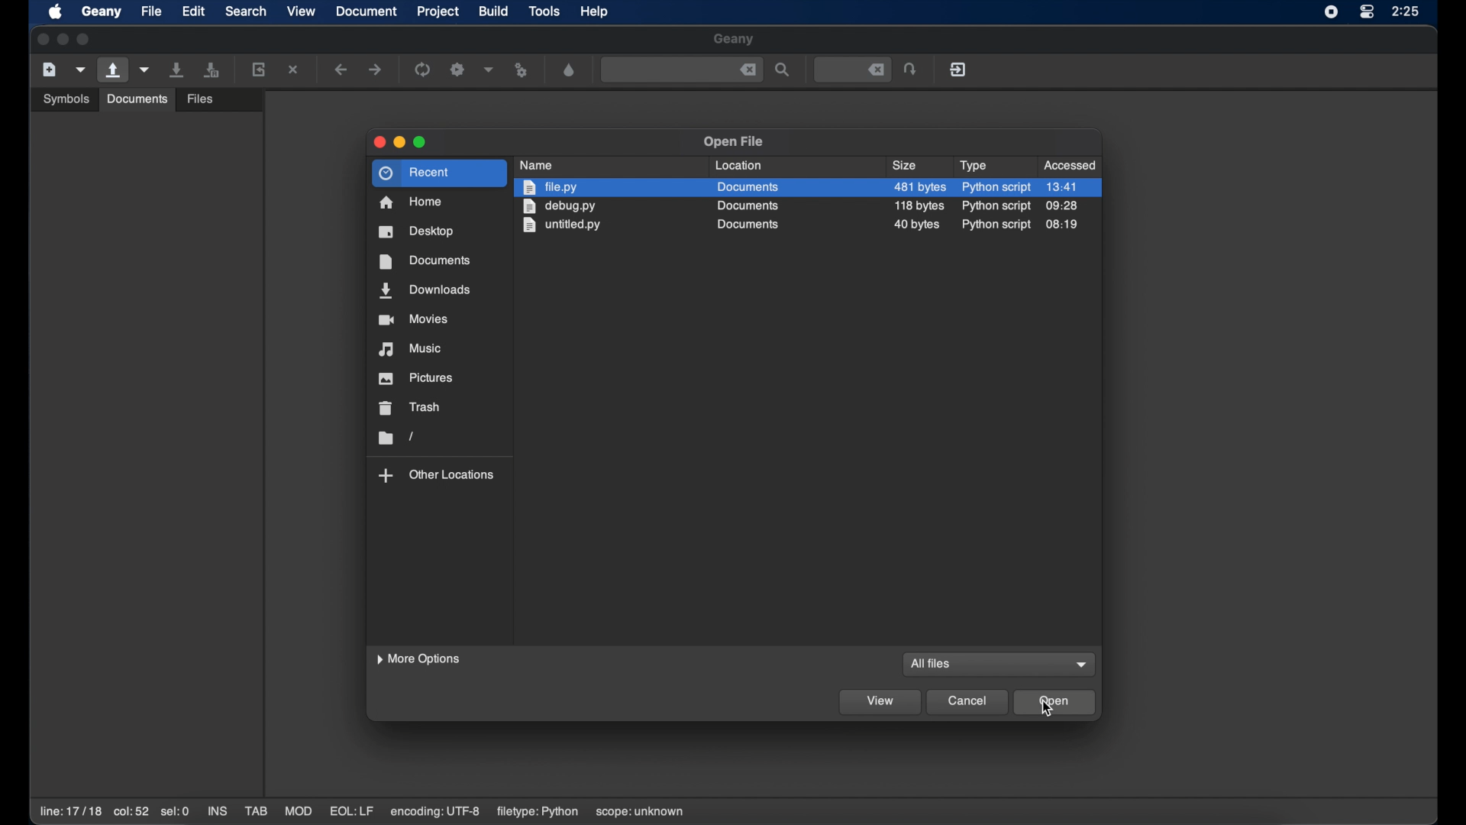 The width and height of the screenshot is (1466, 825). I want to click on choose more build actions, so click(489, 70).